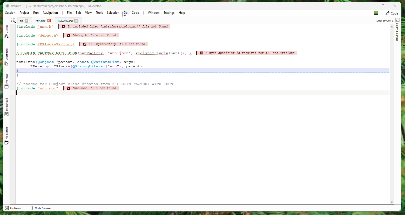  What do you see at coordinates (52, 13) in the screenshot?
I see `Navigation` at bounding box center [52, 13].